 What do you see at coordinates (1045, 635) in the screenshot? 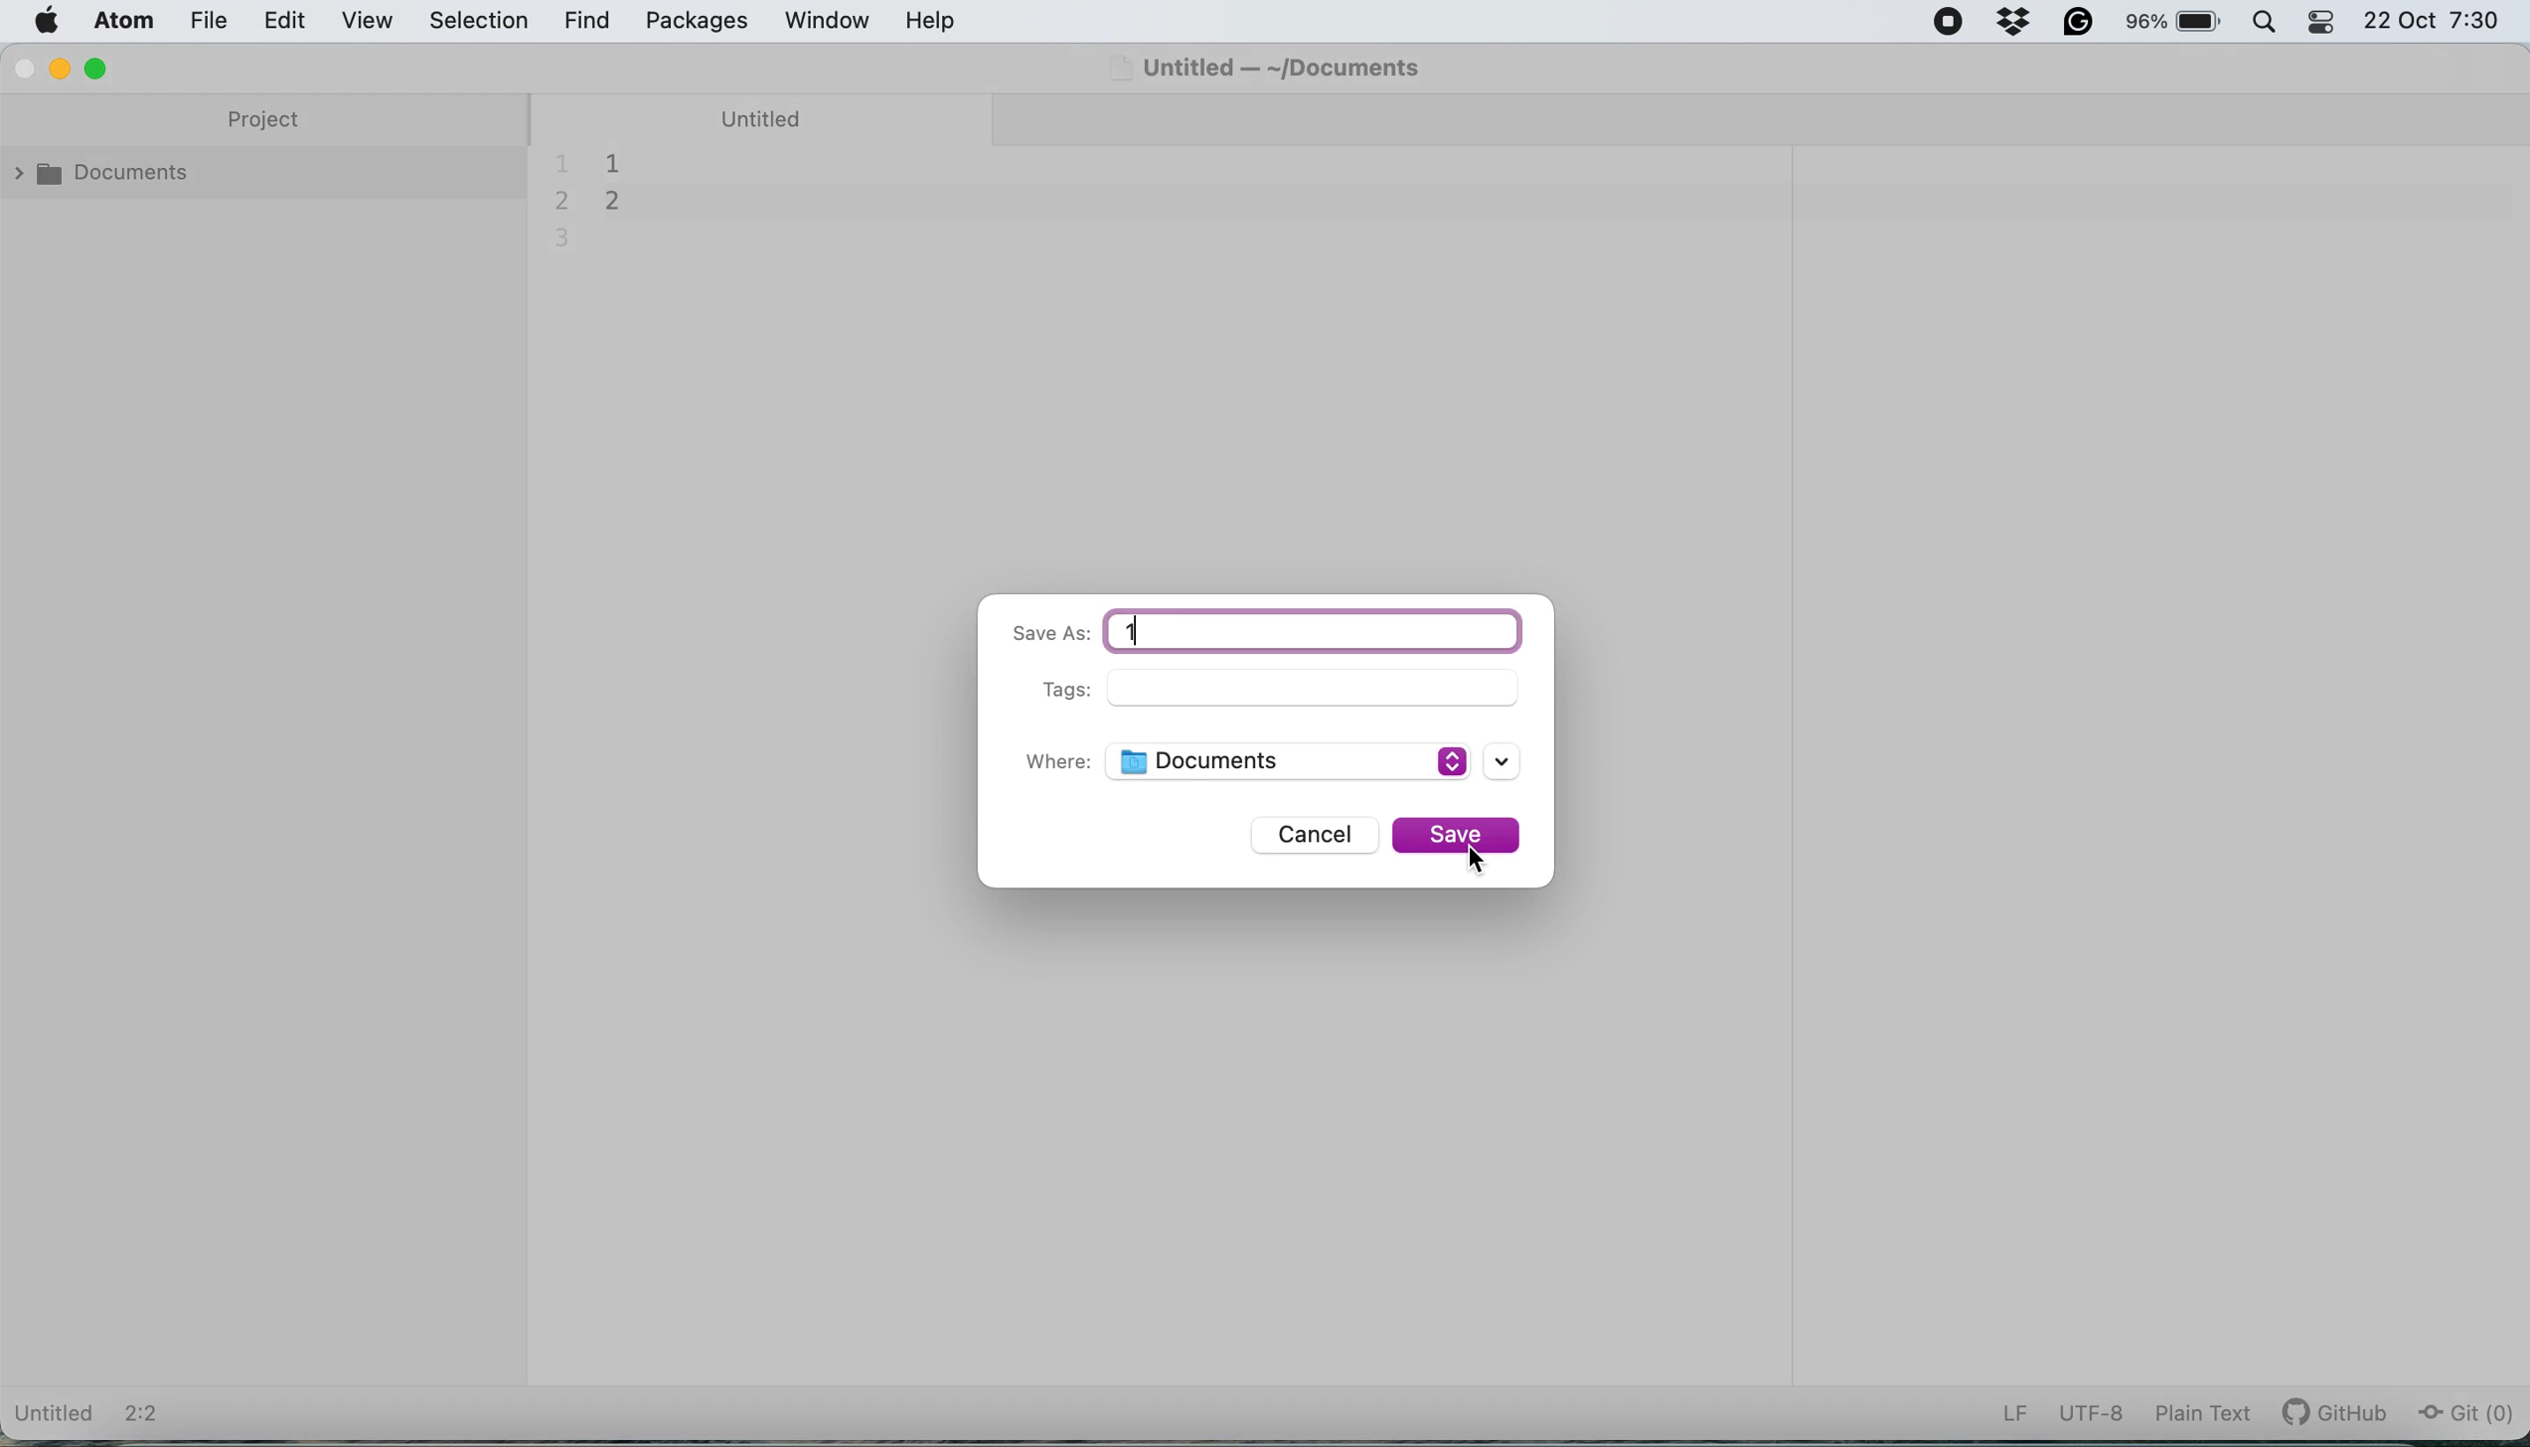
I see `i Save As:` at bounding box center [1045, 635].